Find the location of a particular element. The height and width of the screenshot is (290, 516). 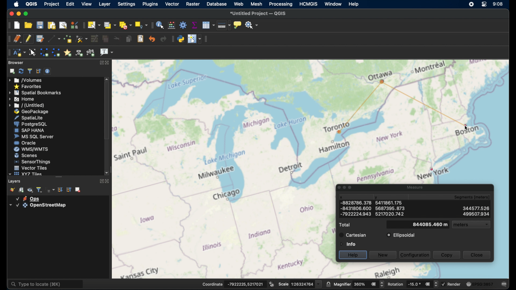

create line annotation is located at coordinates (56, 52).